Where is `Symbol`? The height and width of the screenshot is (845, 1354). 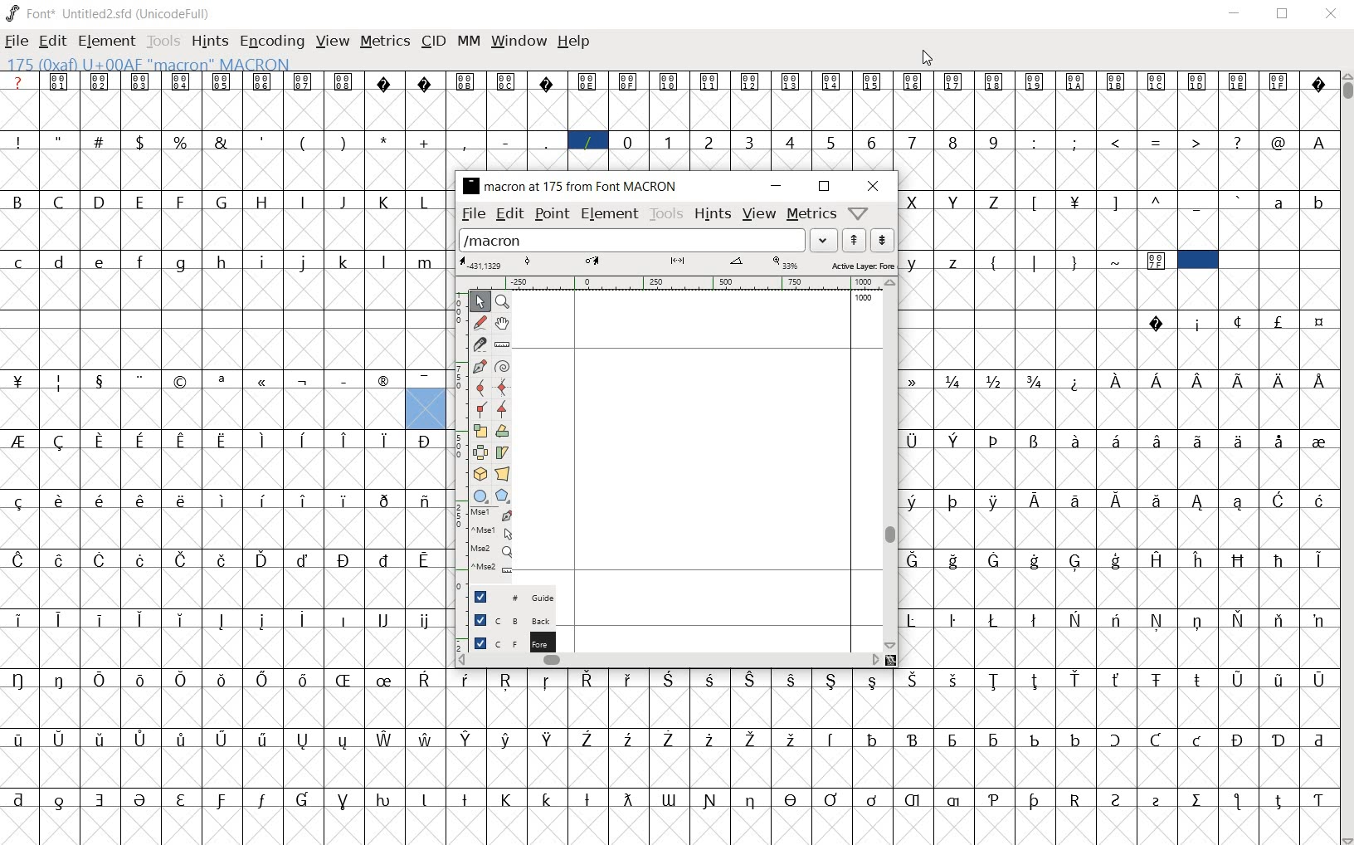
Symbol is located at coordinates (669, 798).